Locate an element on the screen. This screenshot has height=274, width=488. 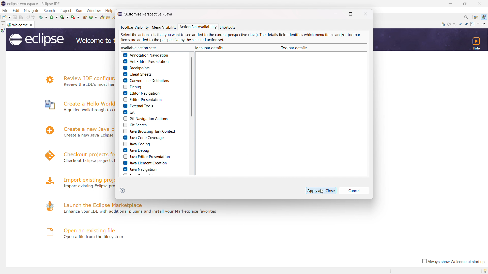
java navigation is located at coordinates (140, 169).